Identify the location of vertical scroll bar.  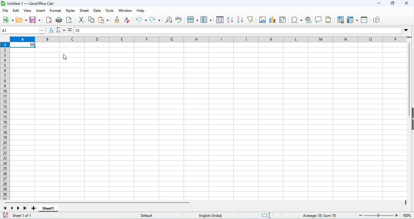
(410, 74).